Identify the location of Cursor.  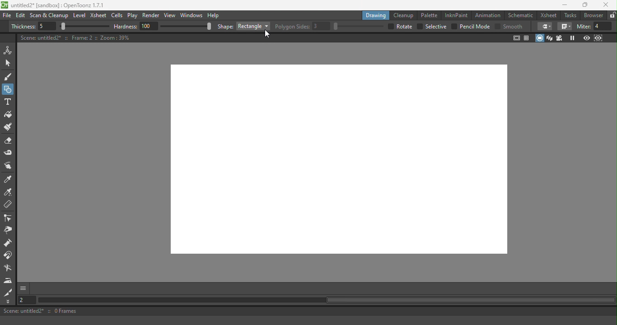
(267, 34).